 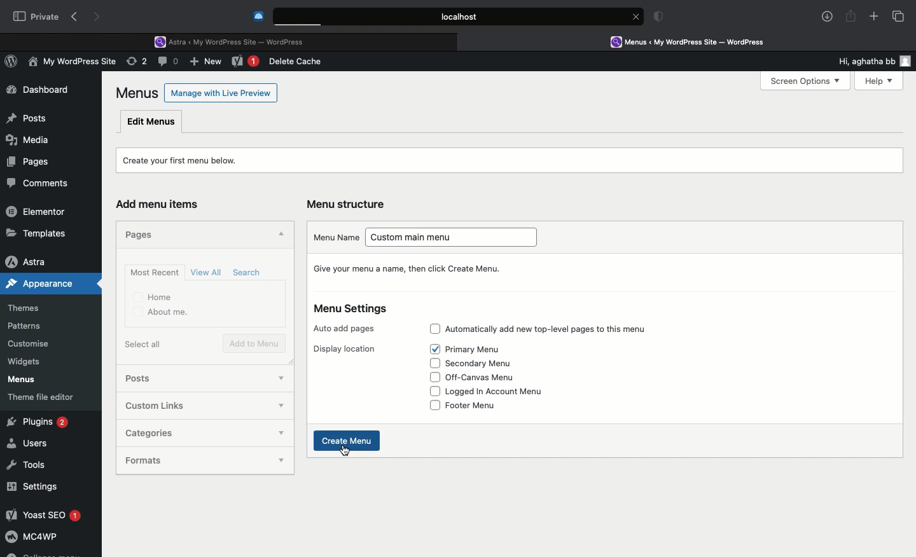 I want to click on Custom links, so click(x=171, y=406).